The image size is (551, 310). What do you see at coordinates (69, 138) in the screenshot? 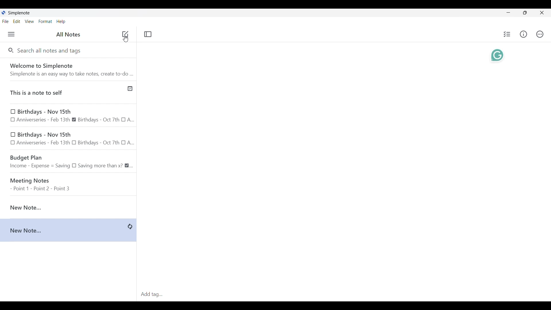
I see `Birthdays - Nov 15th` at bounding box center [69, 138].